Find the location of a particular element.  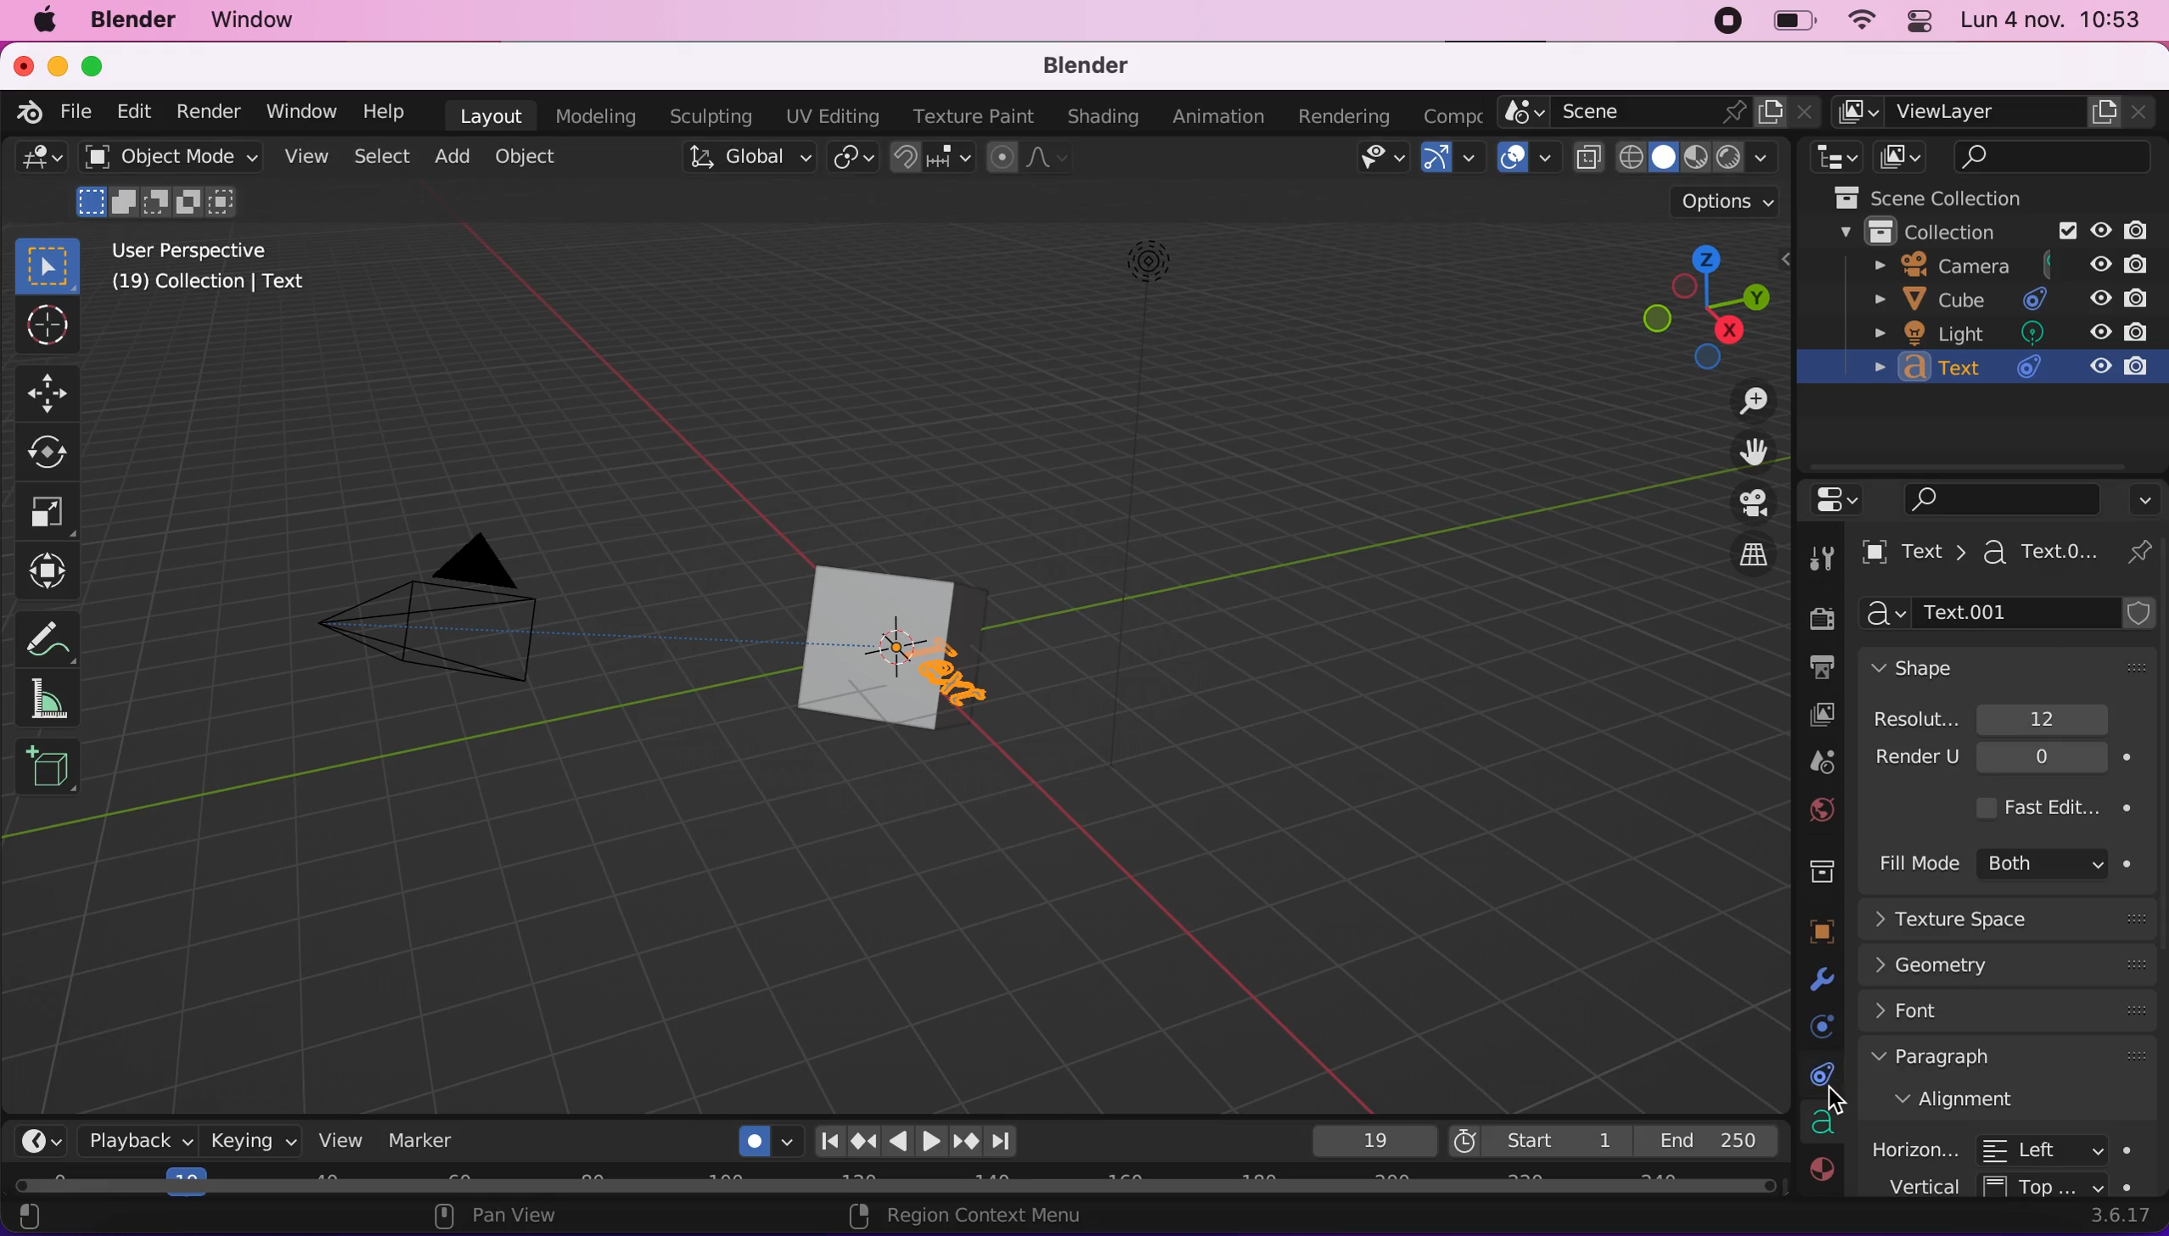

transformation orientation is located at coordinates (747, 160).